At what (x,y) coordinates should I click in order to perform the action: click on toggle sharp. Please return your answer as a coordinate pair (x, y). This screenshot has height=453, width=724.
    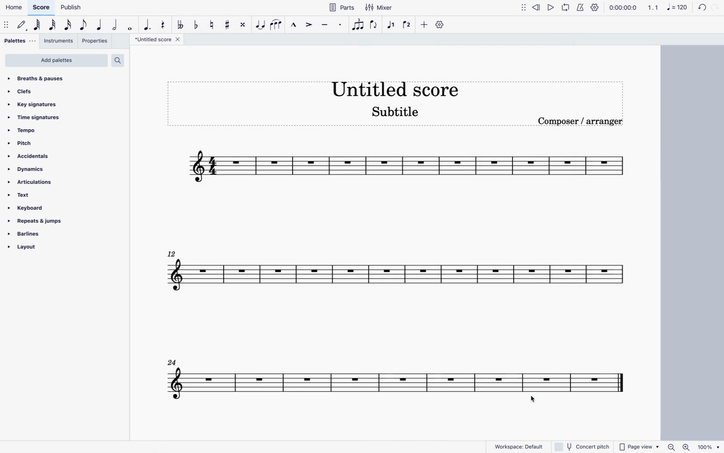
    Looking at the image, I should click on (227, 25).